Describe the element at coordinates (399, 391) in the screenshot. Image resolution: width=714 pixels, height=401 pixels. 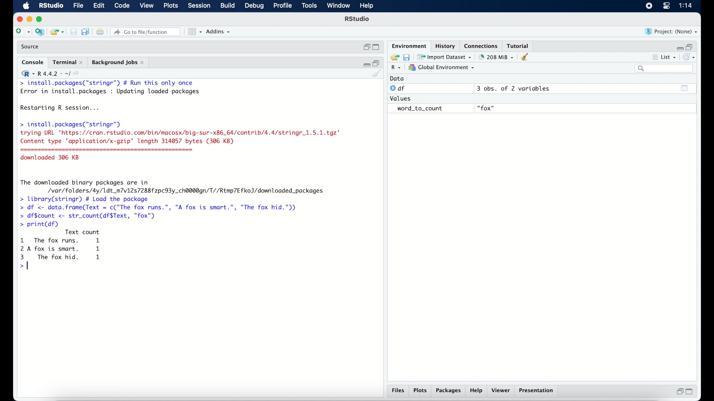
I see `files` at that location.